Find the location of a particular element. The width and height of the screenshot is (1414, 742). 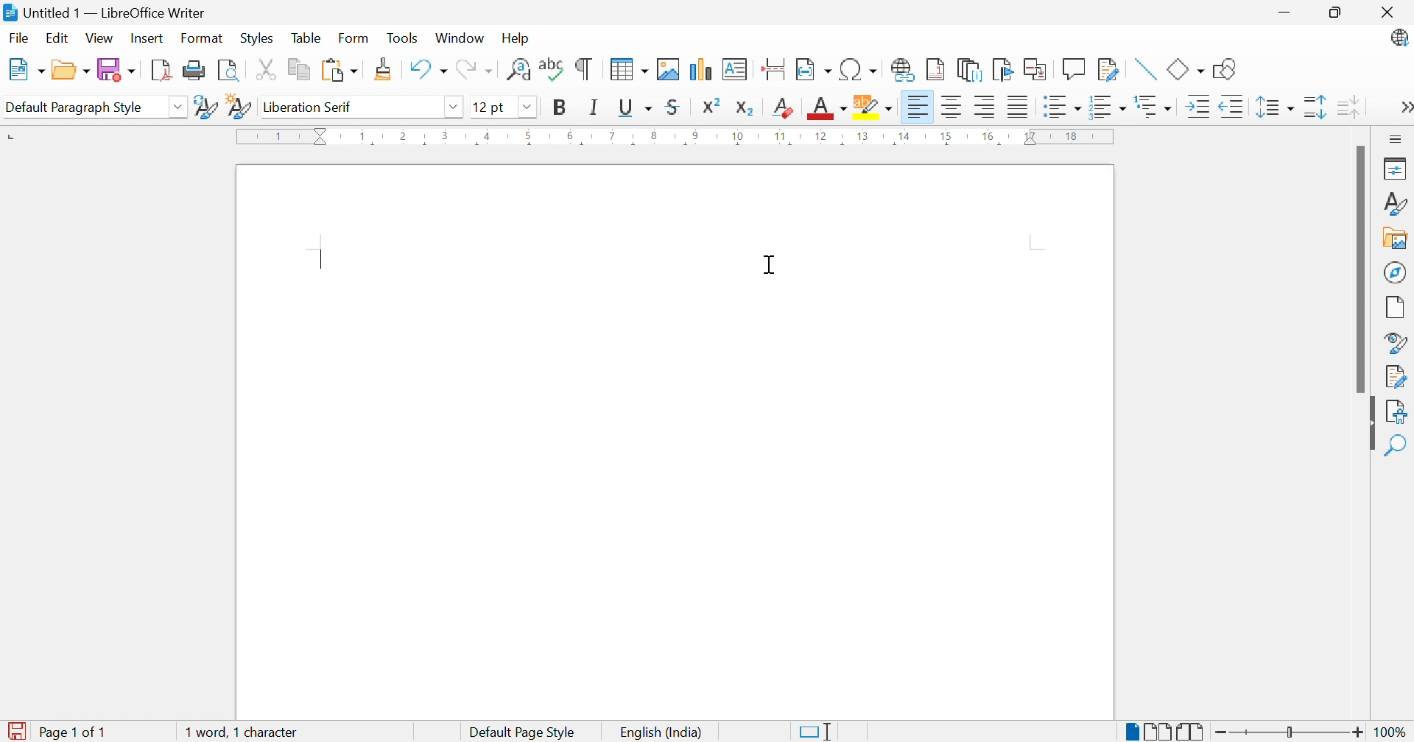

Default Paragraph Style is located at coordinates (74, 107).